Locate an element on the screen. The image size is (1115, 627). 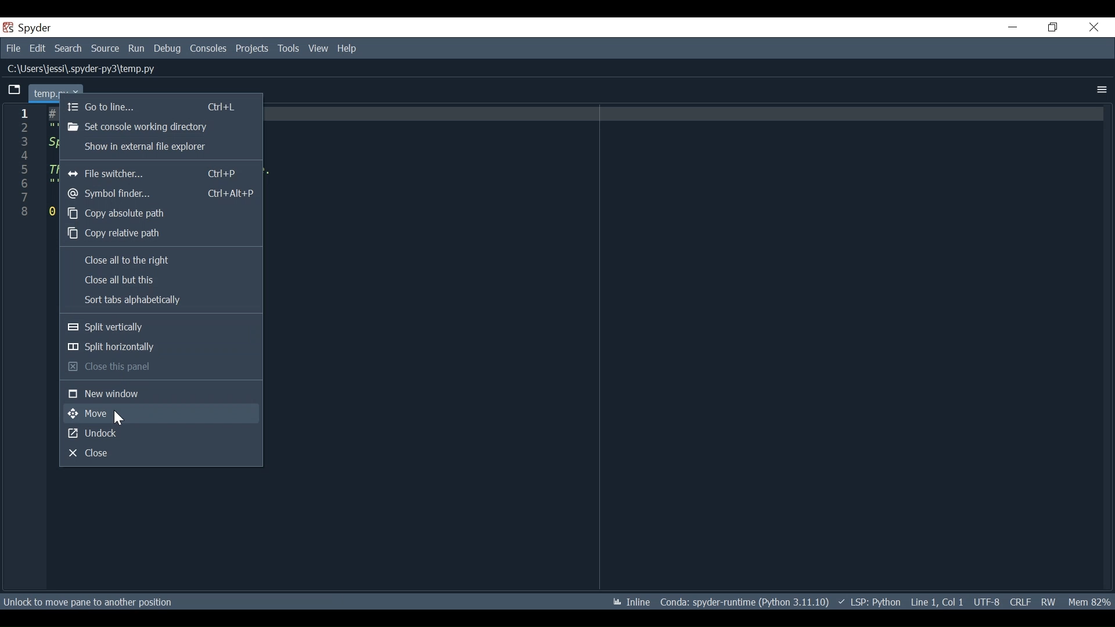
Sort tabs alphabetically is located at coordinates (160, 299).